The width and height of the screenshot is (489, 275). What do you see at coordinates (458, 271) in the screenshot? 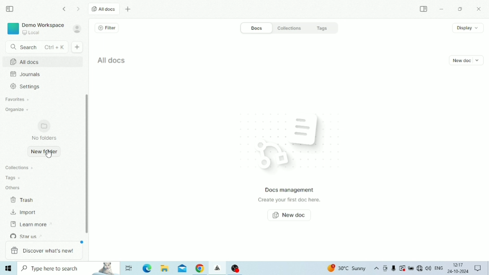
I see `Date` at bounding box center [458, 271].